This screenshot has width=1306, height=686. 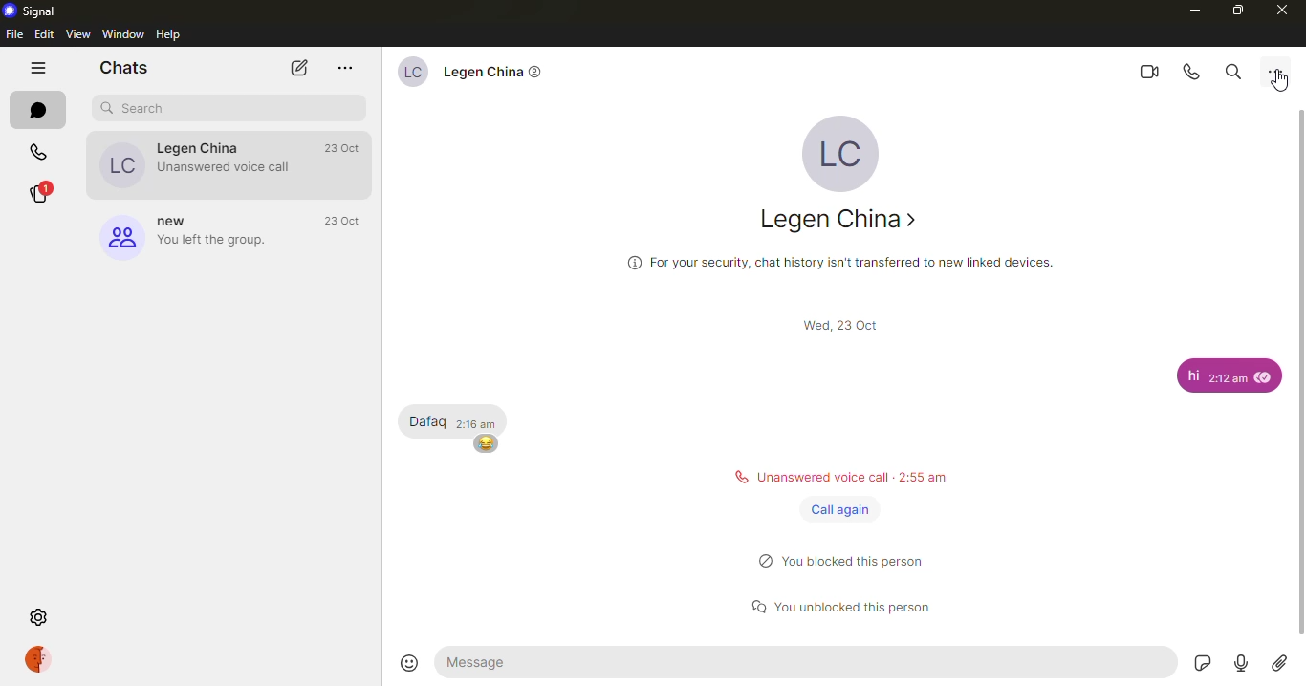 I want to click on emoji, so click(x=411, y=662).